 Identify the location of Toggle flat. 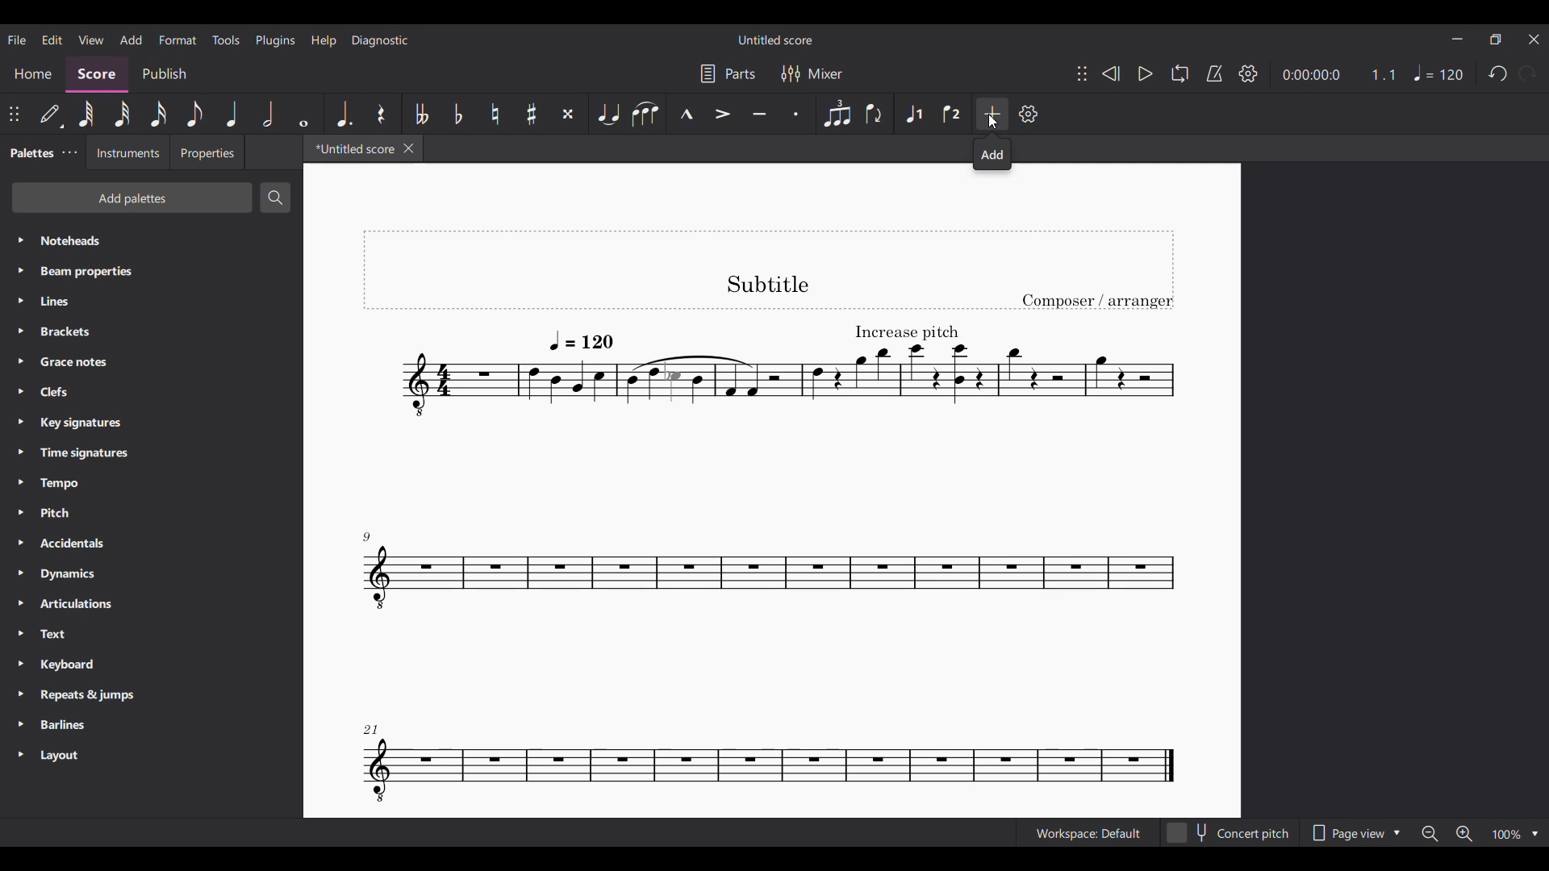
(458, 114).